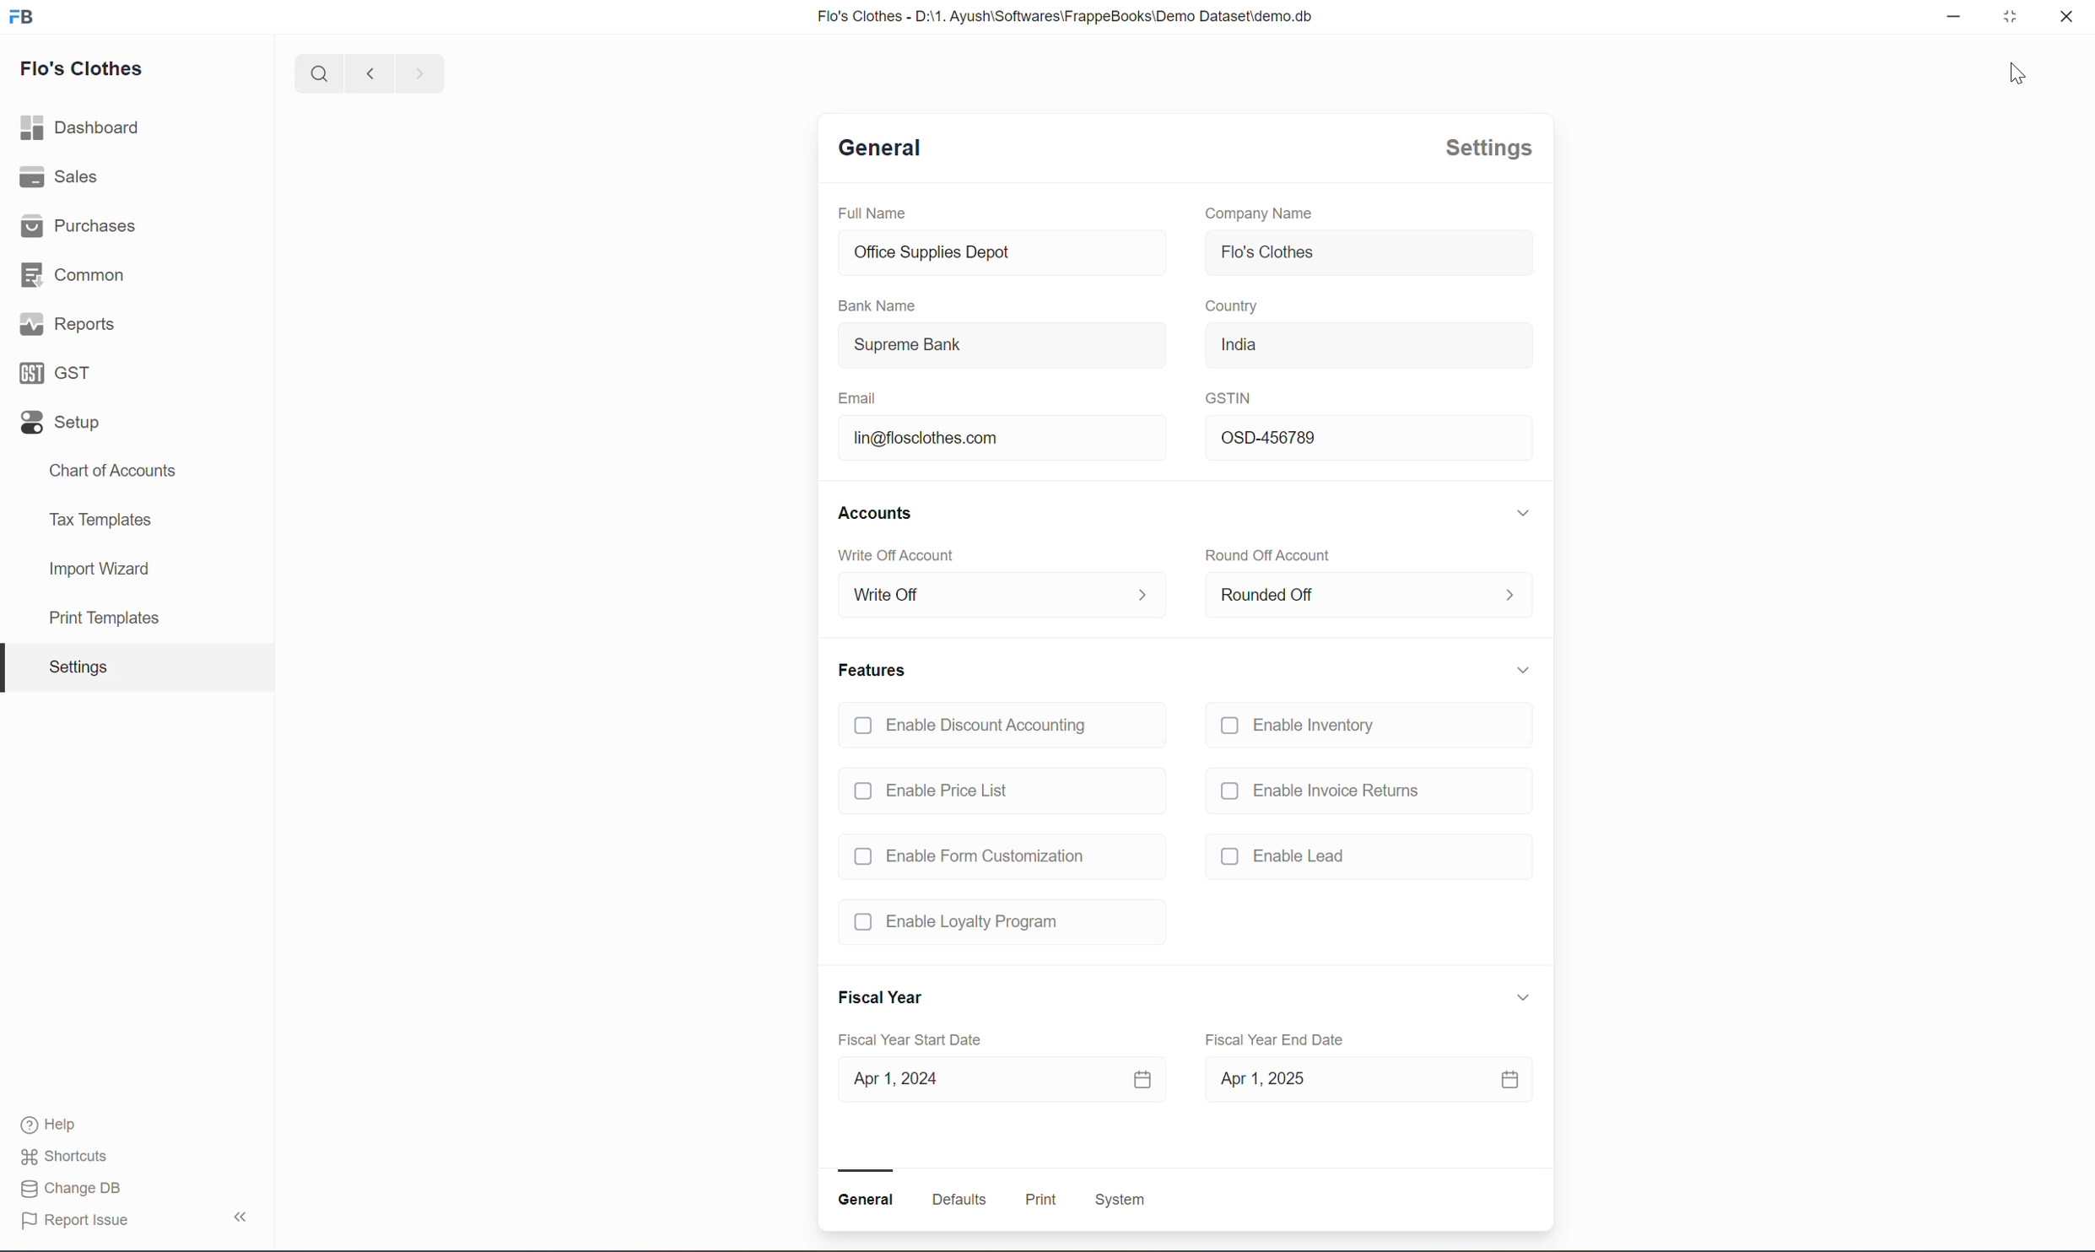  Describe the element at coordinates (934, 790) in the screenshot. I see `Enable Price List` at that location.